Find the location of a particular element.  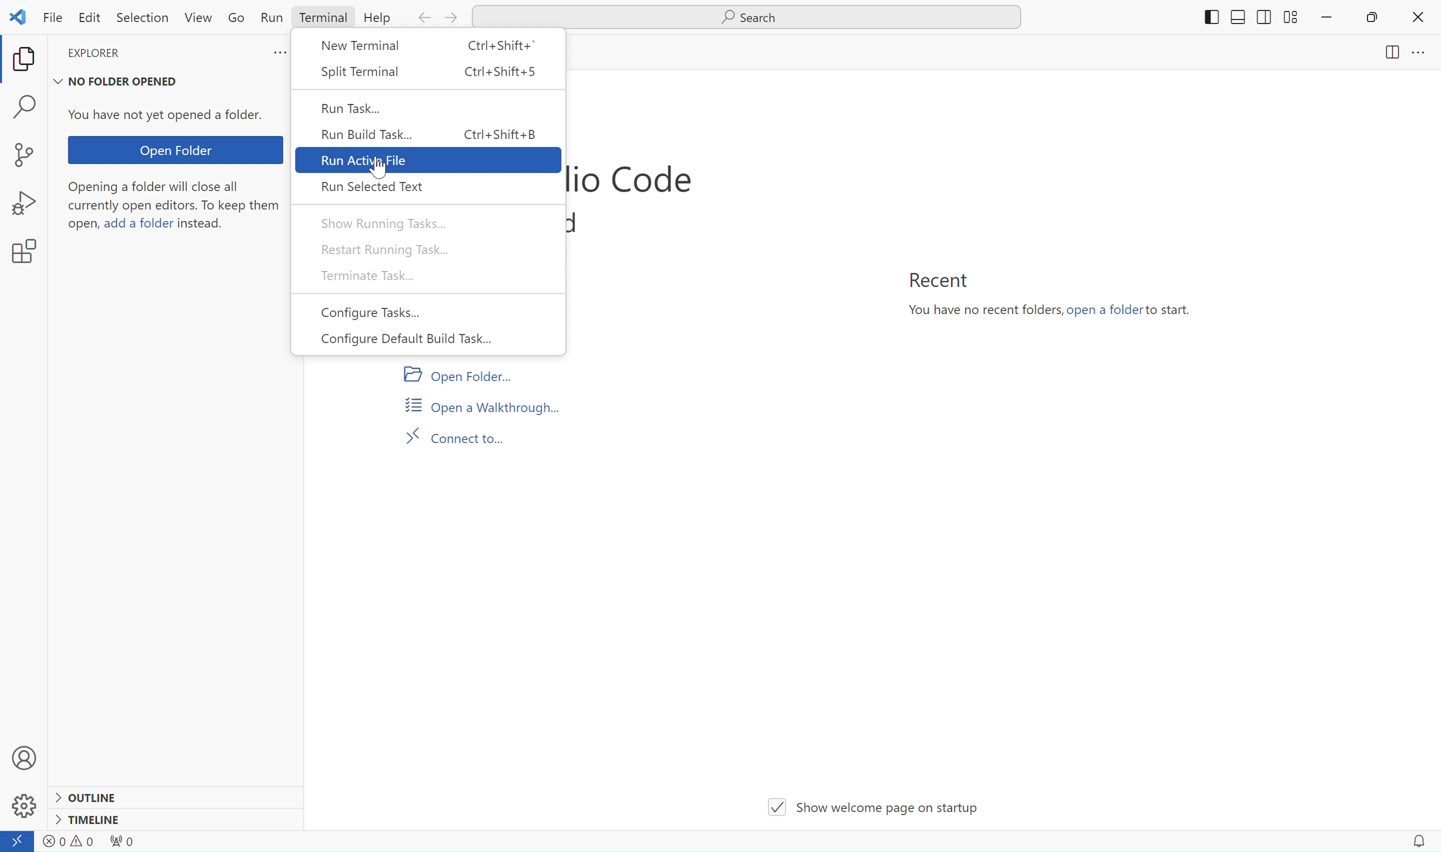

split terminal is located at coordinates (434, 72).